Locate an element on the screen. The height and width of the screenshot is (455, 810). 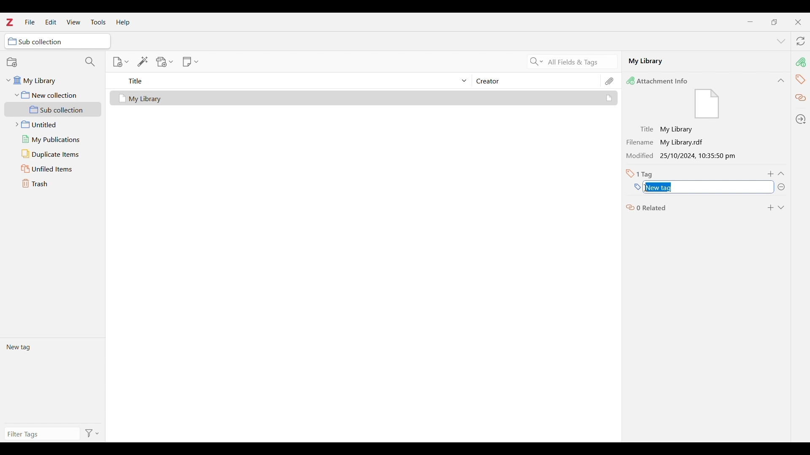
List all tabs is located at coordinates (781, 42).